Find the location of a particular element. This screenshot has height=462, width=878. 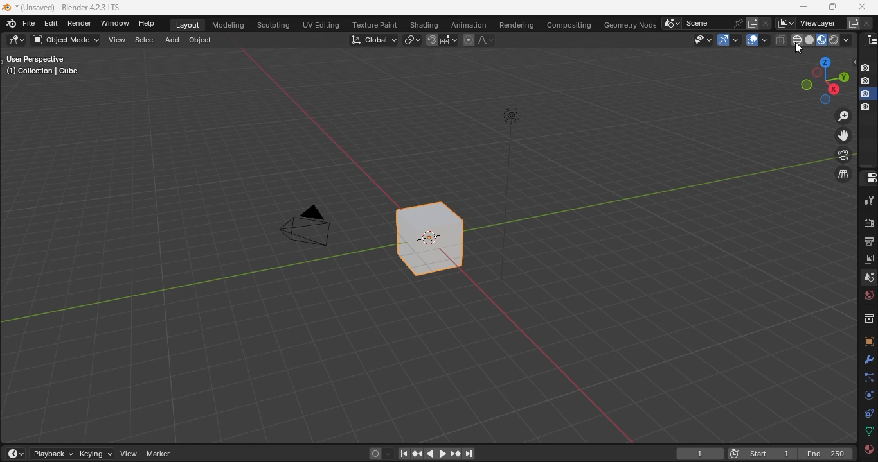

remove view layer is located at coordinates (867, 24).